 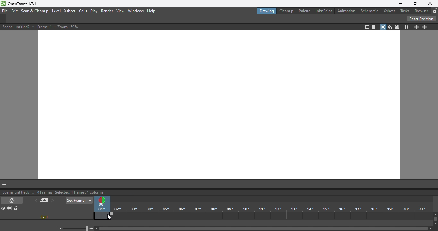 What do you see at coordinates (107, 217) in the screenshot?
I see `Cursor` at bounding box center [107, 217].